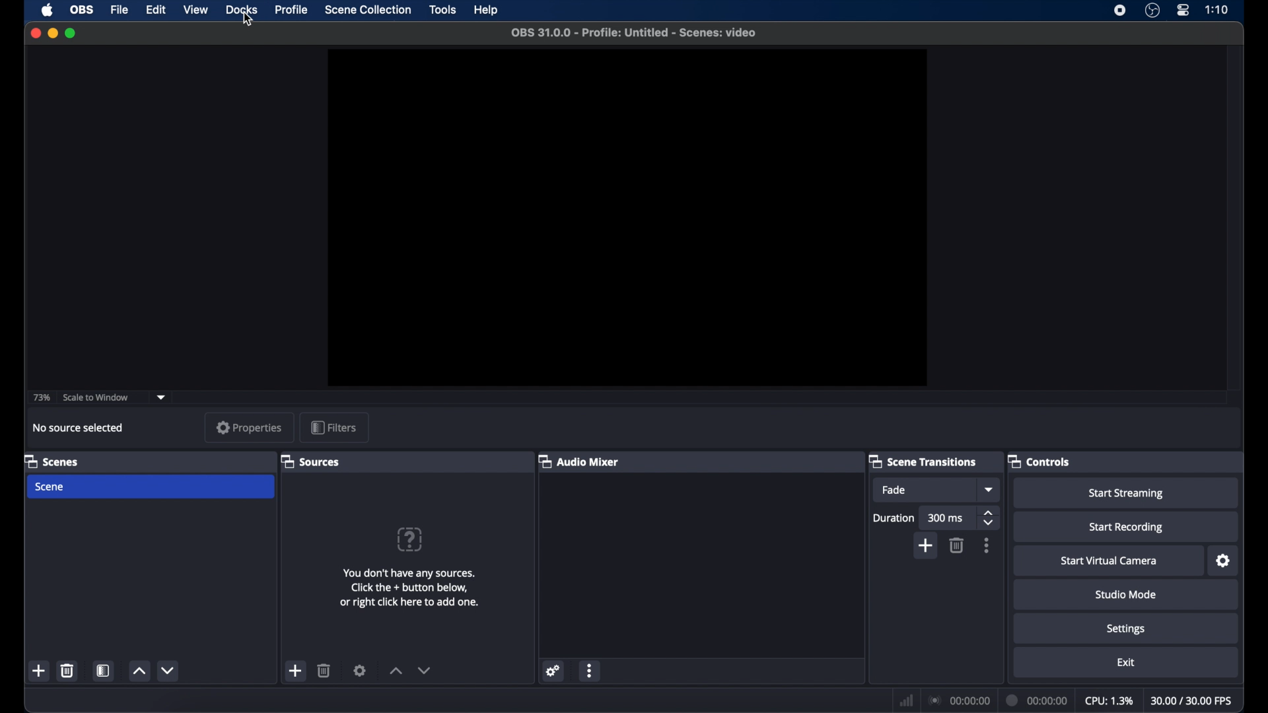 The width and height of the screenshot is (1268, 713). What do you see at coordinates (155, 9) in the screenshot?
I see `edit` at bounding box center [155, 9].